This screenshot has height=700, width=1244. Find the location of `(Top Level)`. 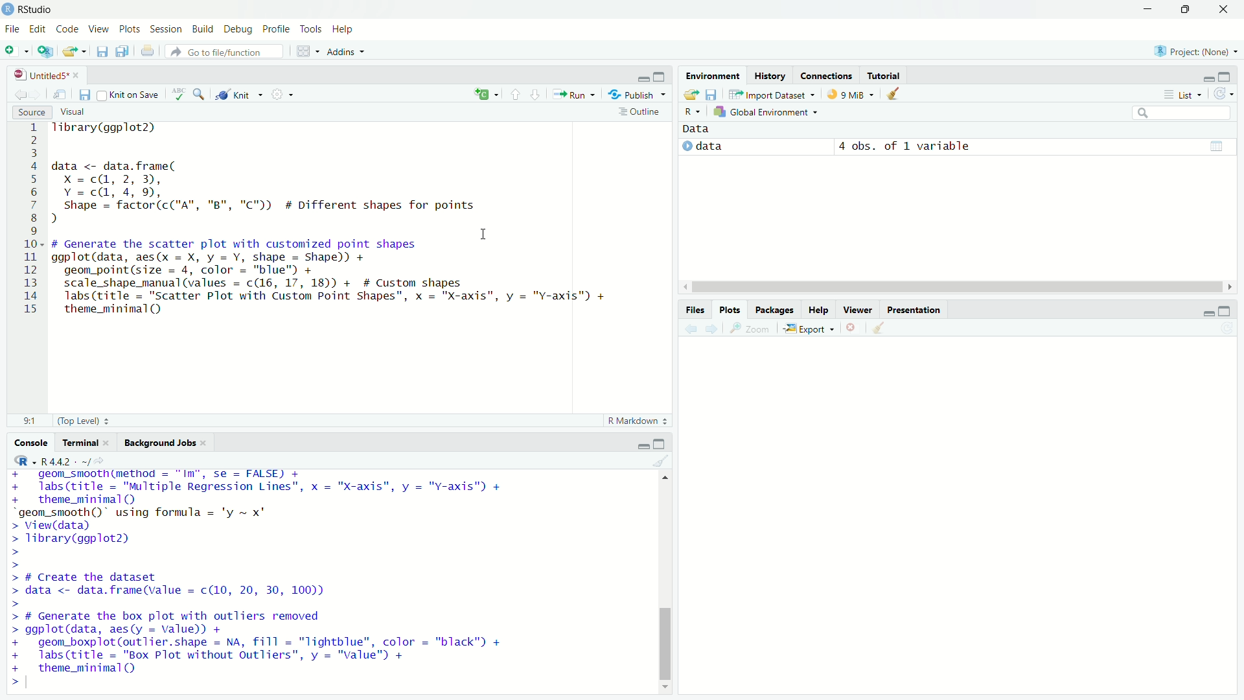

(Top Level) is located at coordinates (82, 421).